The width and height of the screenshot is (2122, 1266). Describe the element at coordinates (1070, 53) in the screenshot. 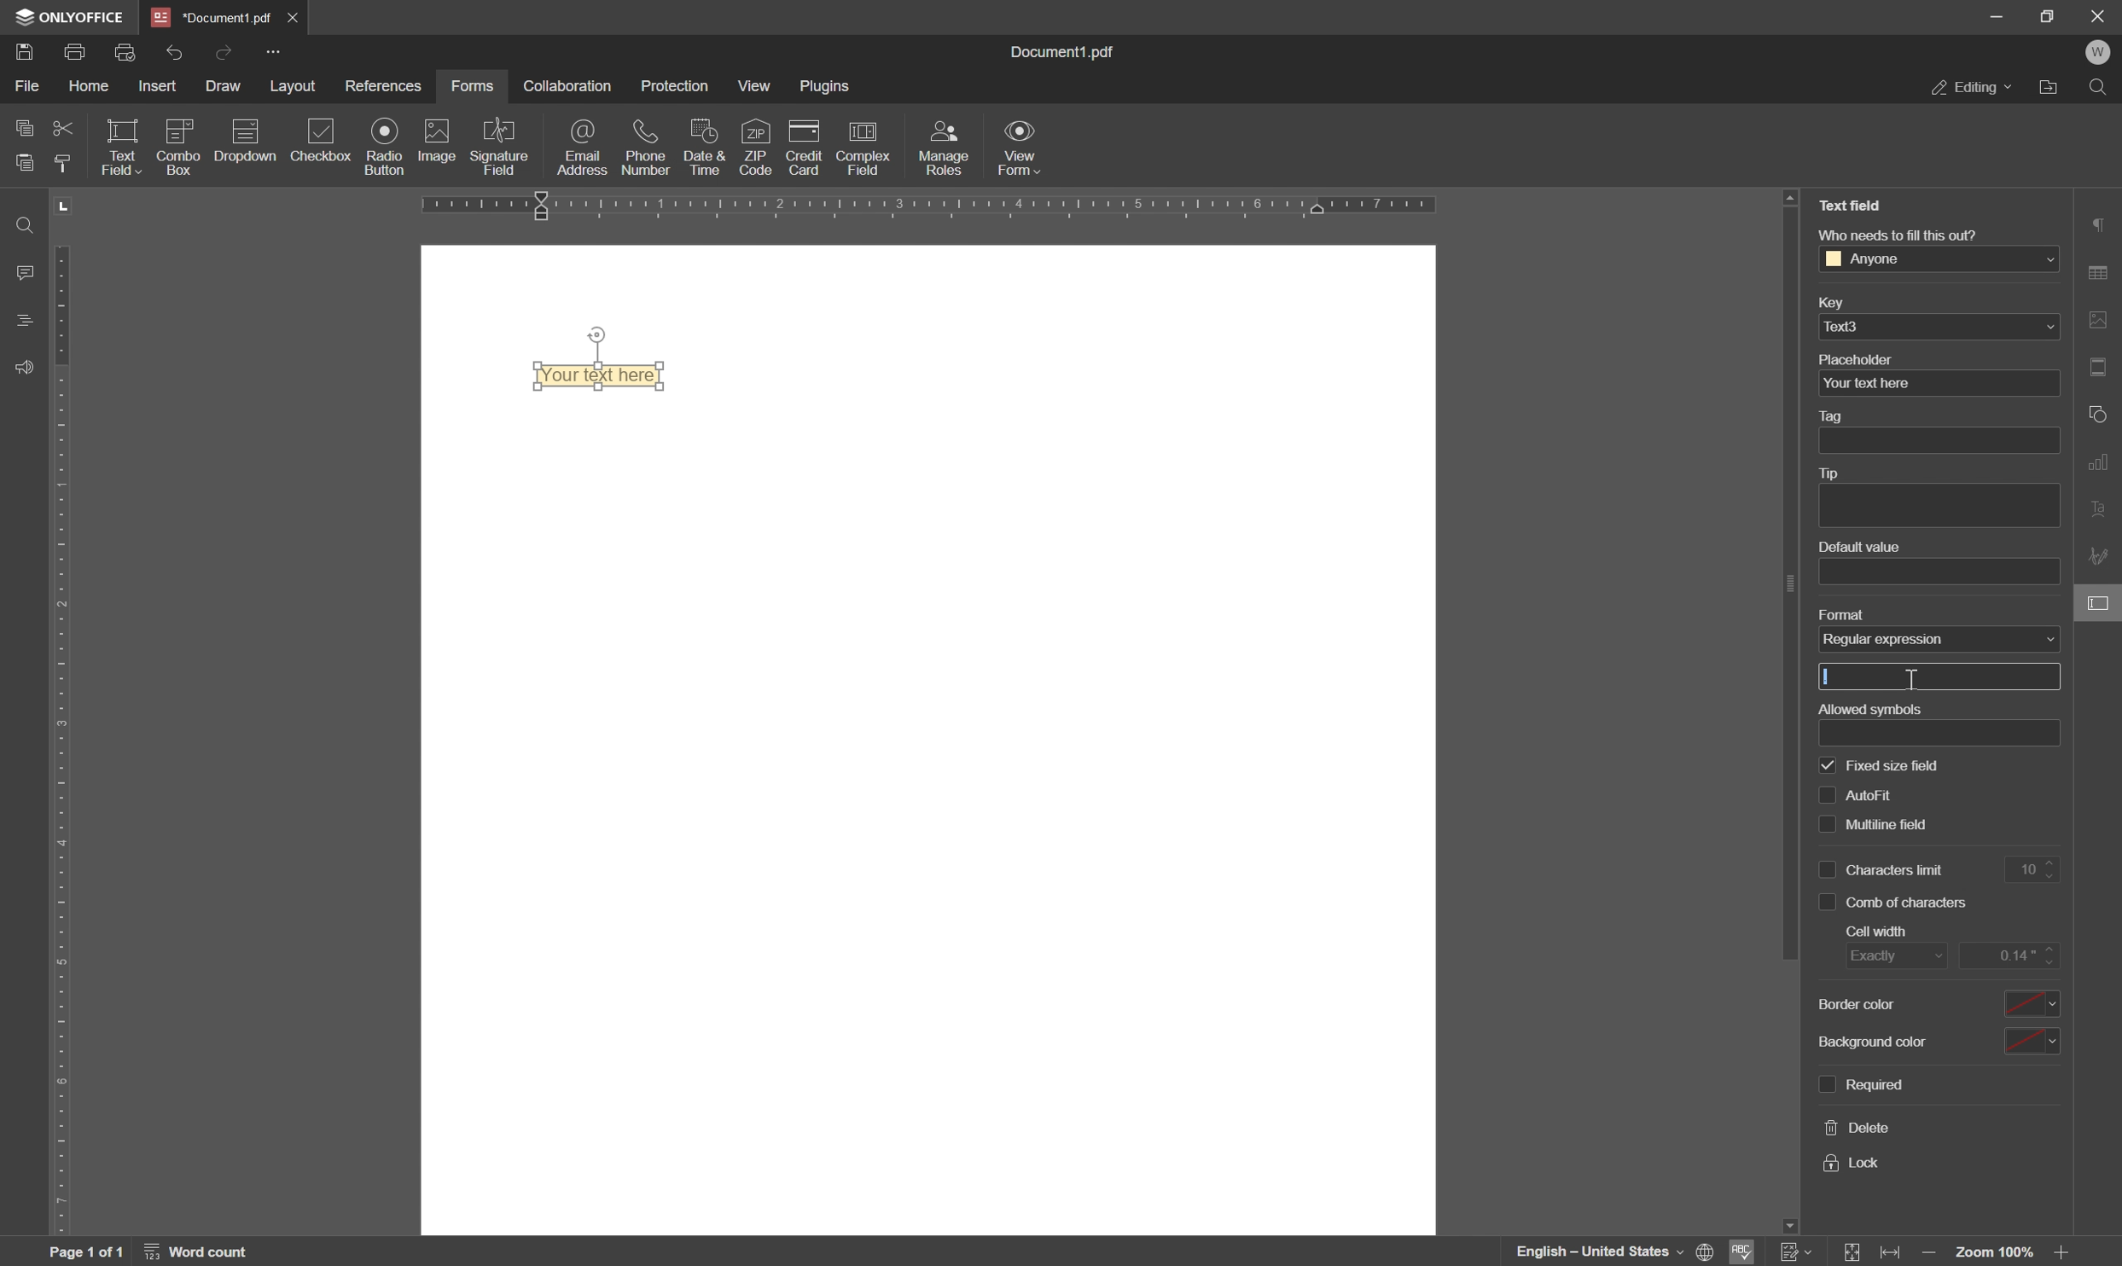

I see `` at that location.